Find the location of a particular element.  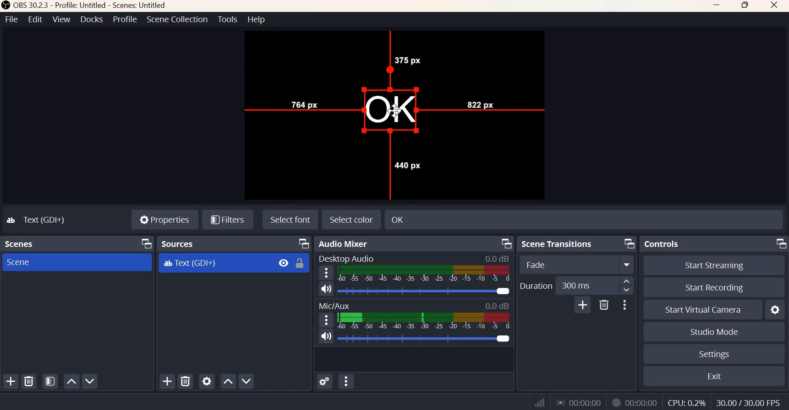

Minimize is located at coordinates (717, 6).